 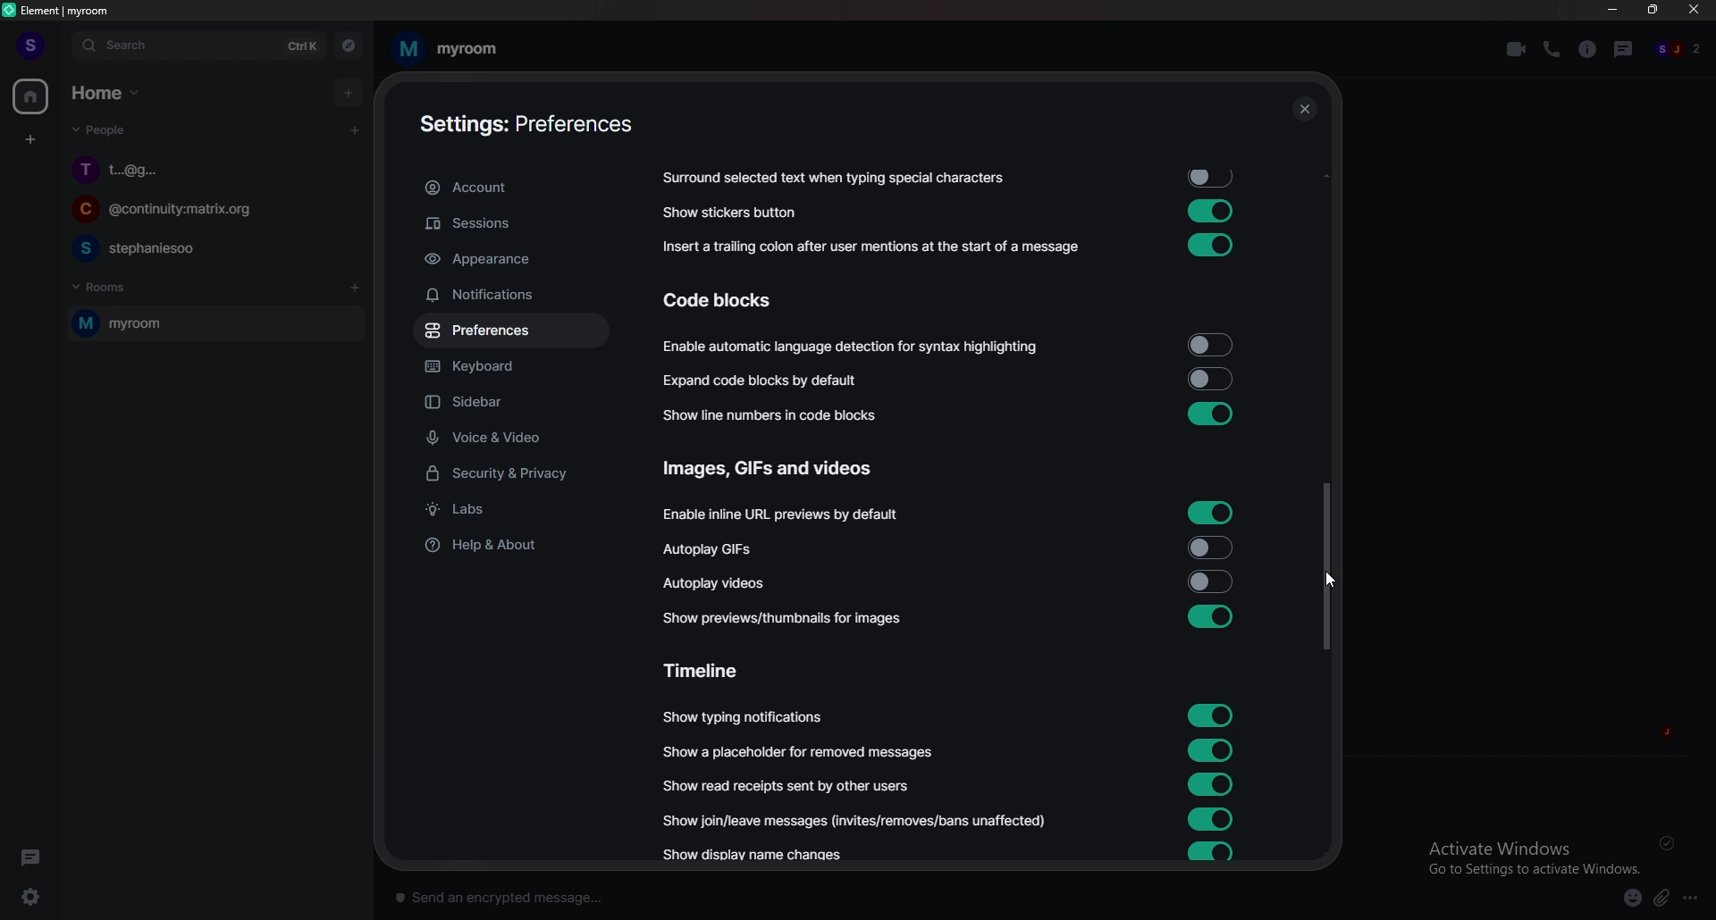 I want to click on explore room, so click(x=349, y=46).